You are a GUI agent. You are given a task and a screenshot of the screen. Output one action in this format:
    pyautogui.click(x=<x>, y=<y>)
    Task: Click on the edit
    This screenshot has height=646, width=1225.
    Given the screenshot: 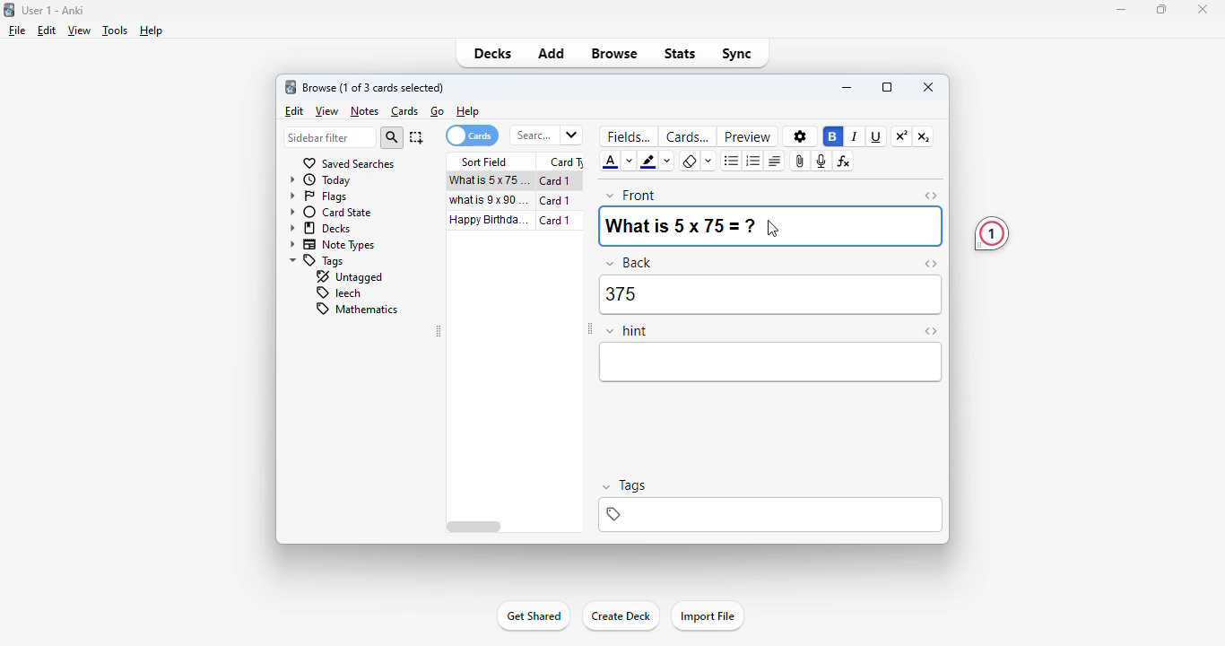 What is the action you would take?
    pyautogui.click(x=48, y=31)
    